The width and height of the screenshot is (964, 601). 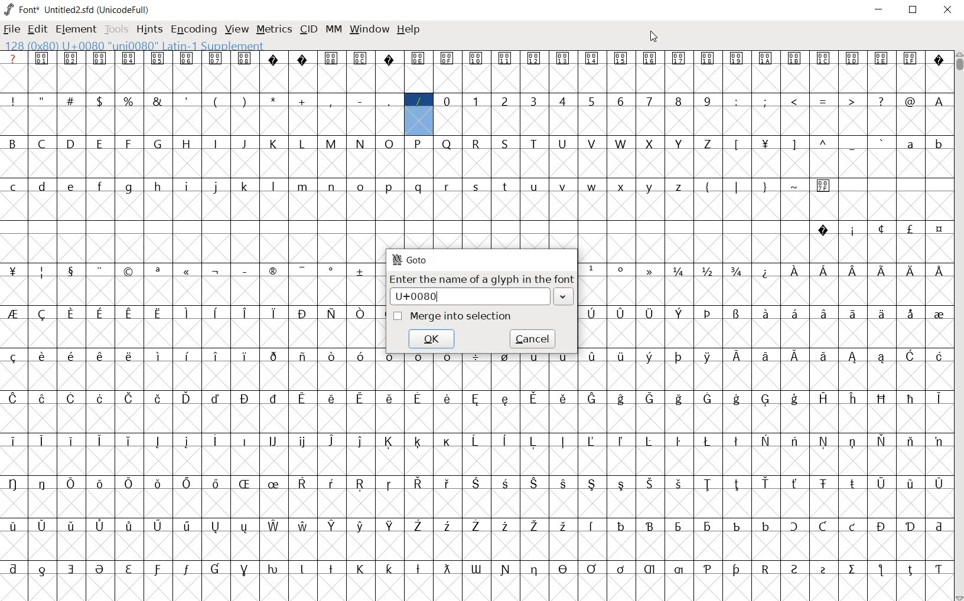 I want to click on glyph, so click(x=360, y=484).